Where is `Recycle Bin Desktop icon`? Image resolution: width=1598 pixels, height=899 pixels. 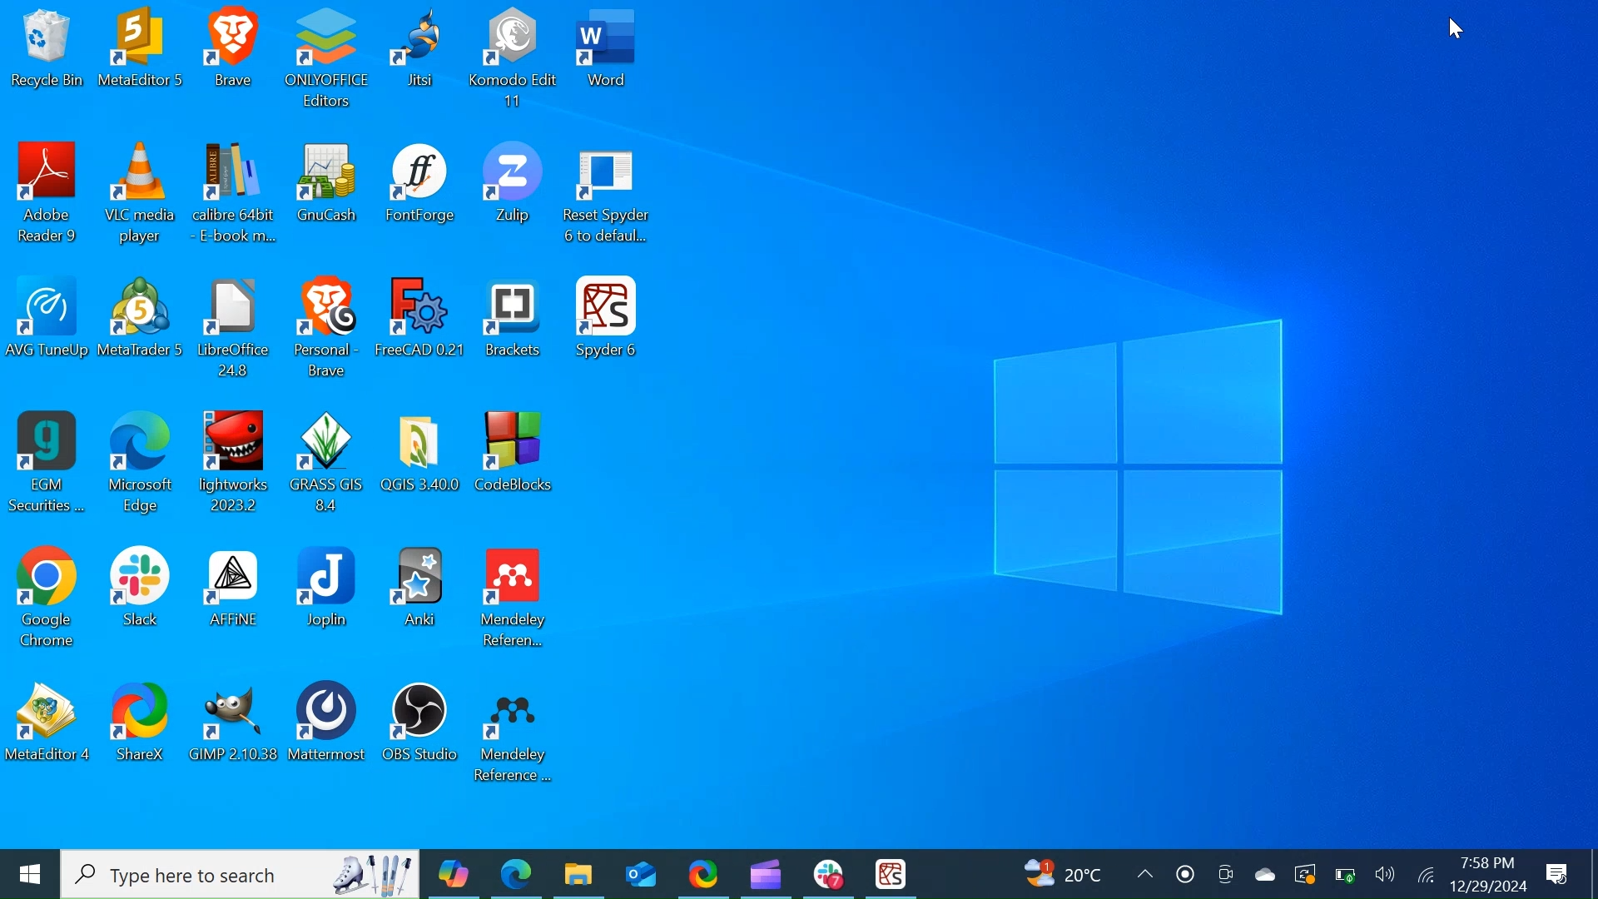 Recycle Bin Desktop icon is located at coordinates (49, 57).